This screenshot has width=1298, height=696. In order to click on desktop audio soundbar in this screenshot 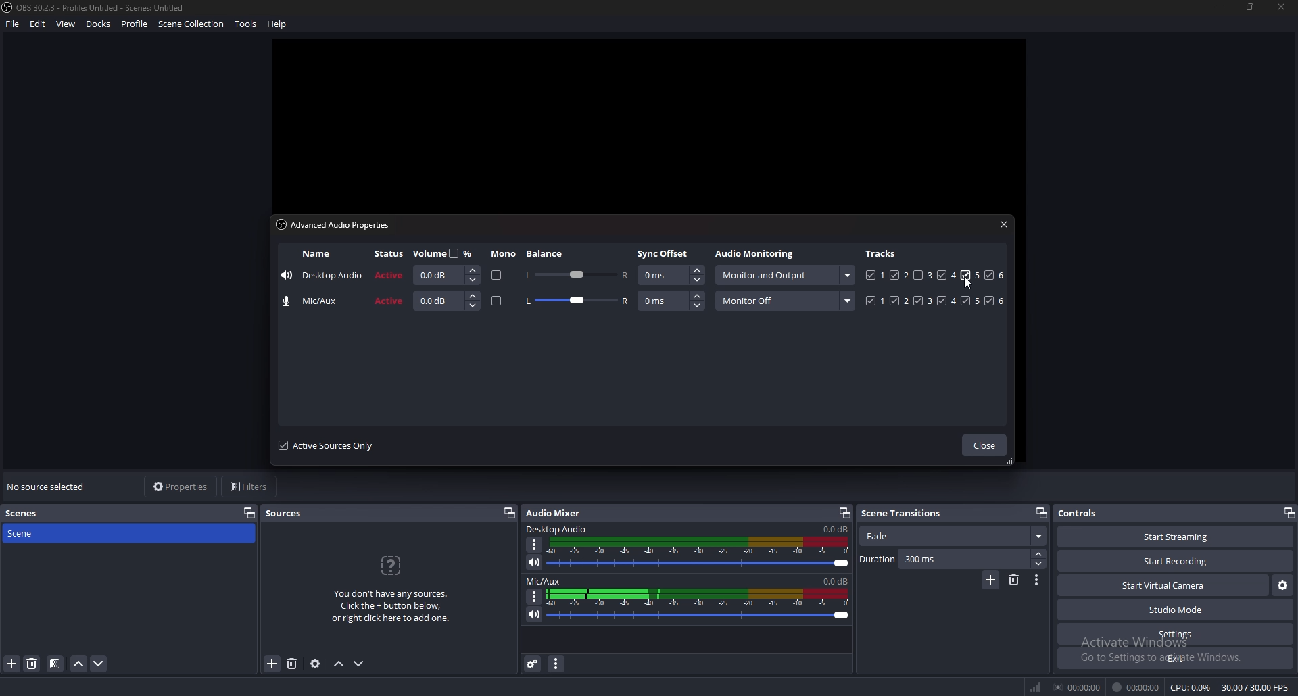, I will do `click(701, 553)`.